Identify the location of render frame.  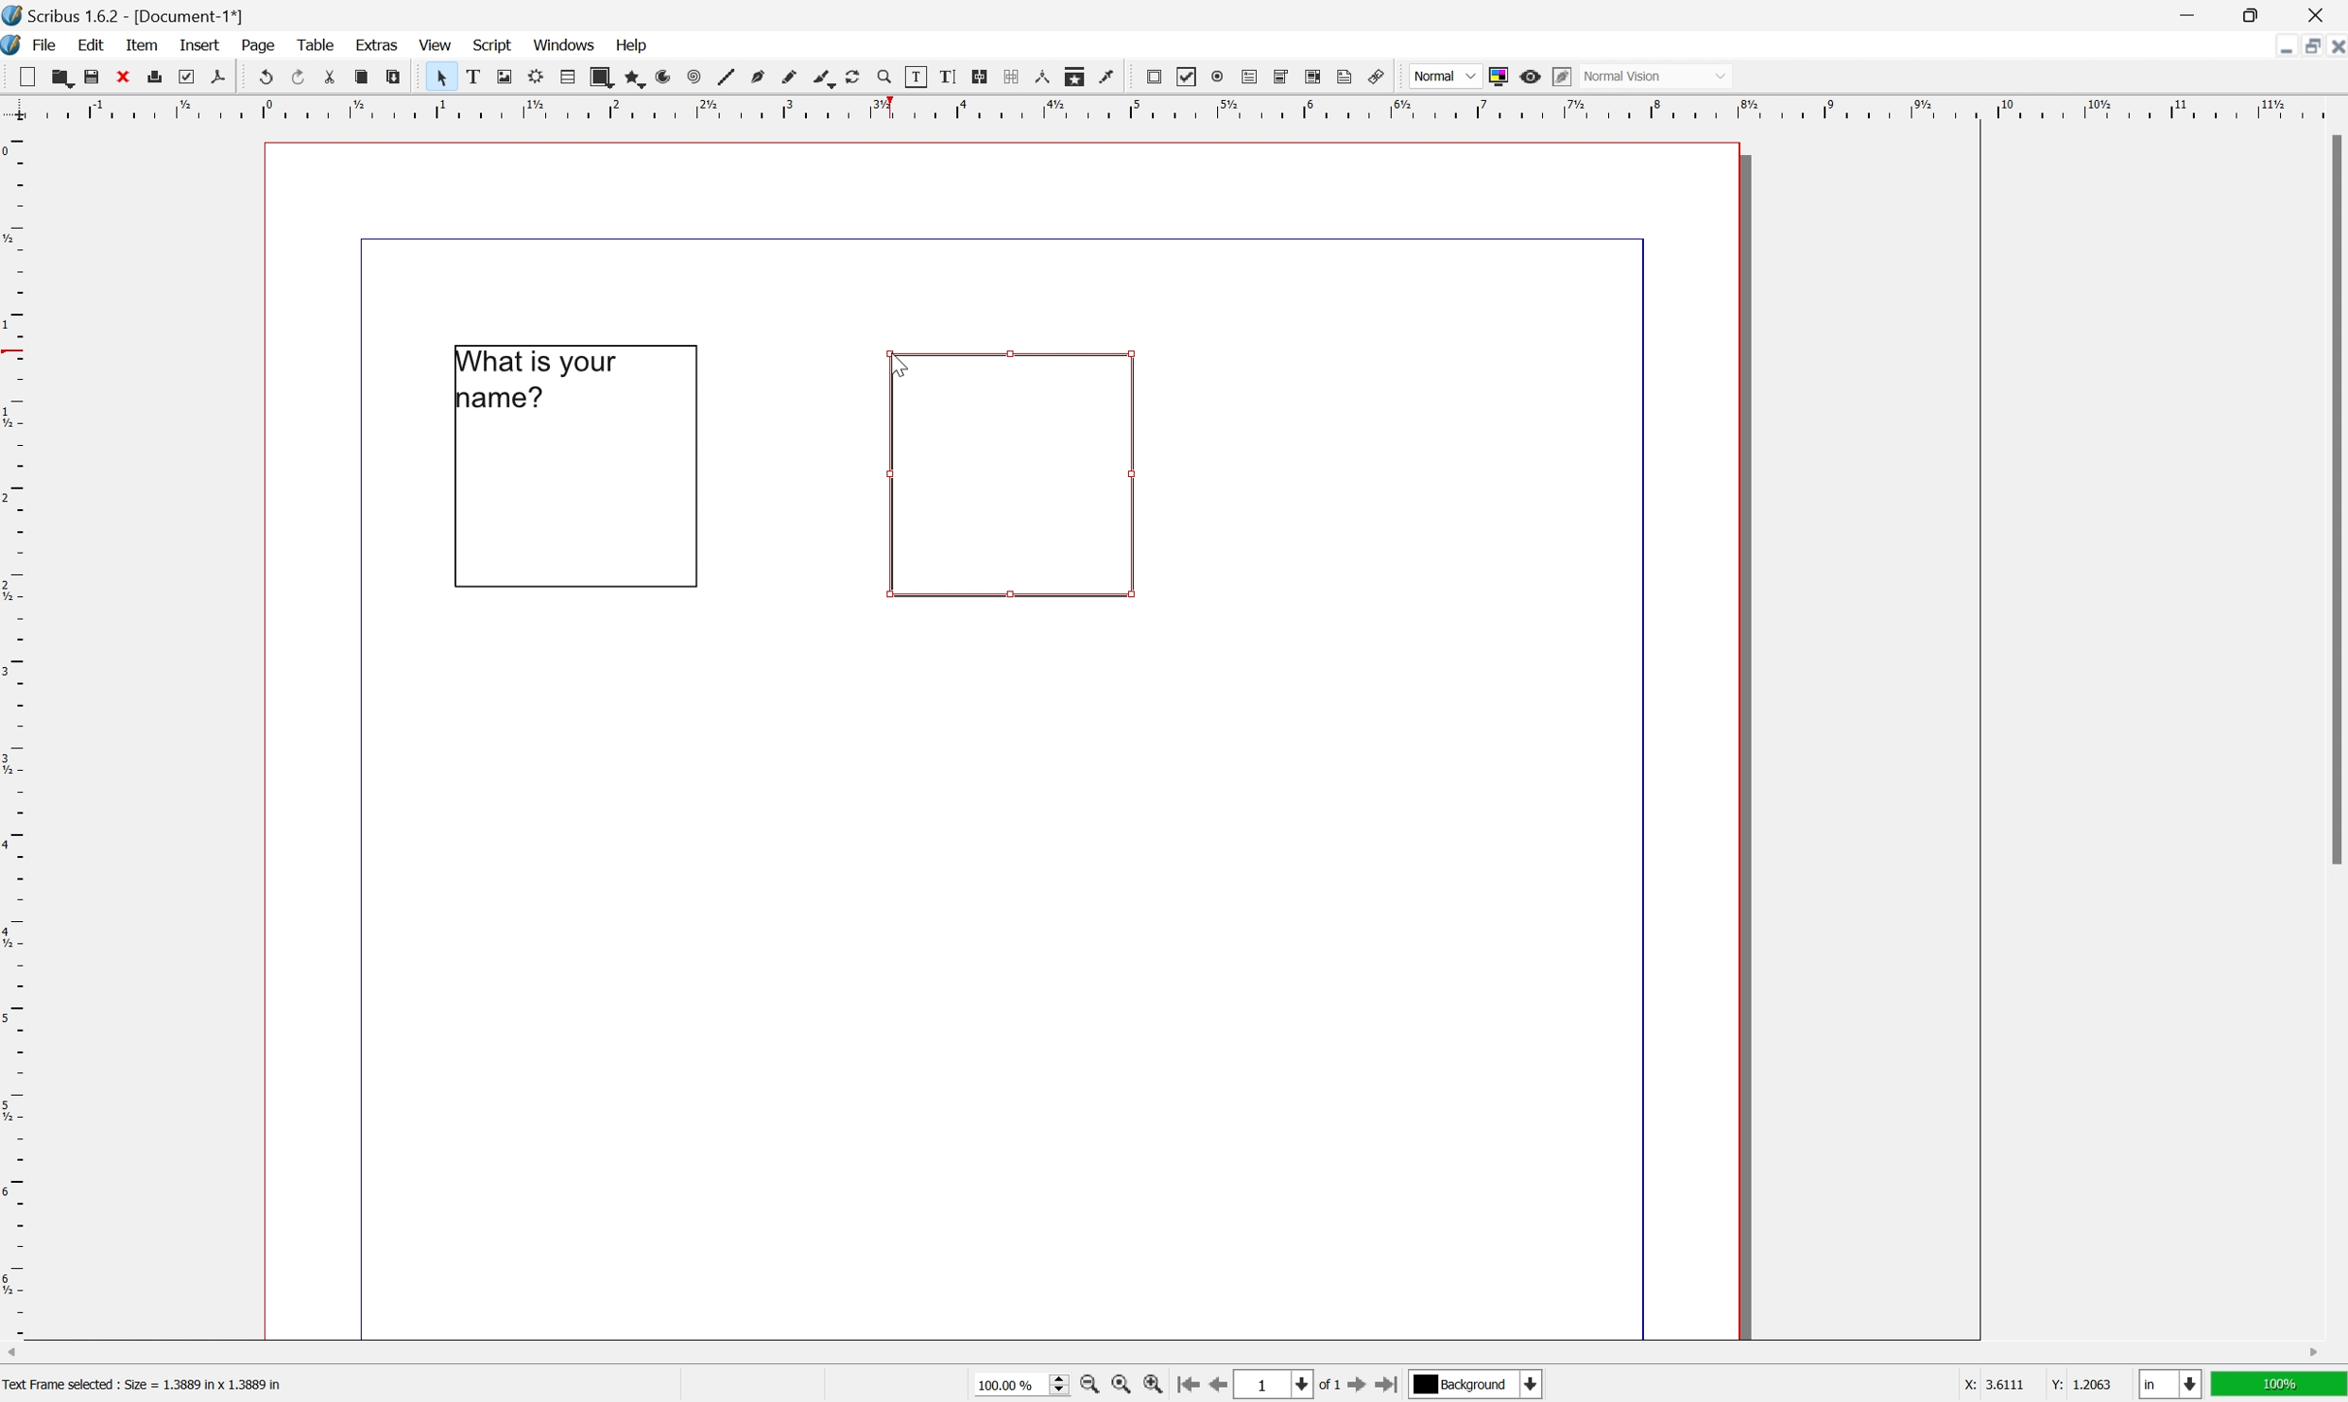
(534, 76).